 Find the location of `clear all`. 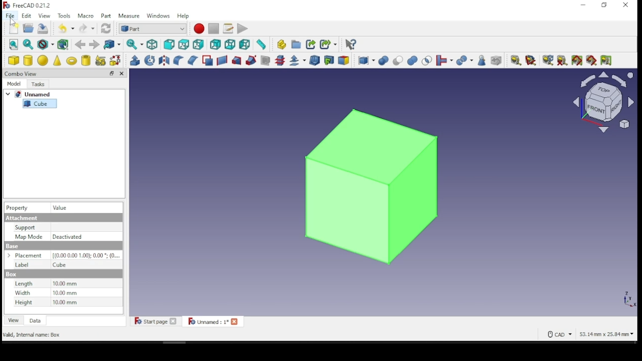

clear all is located at coordinates (562, 60).